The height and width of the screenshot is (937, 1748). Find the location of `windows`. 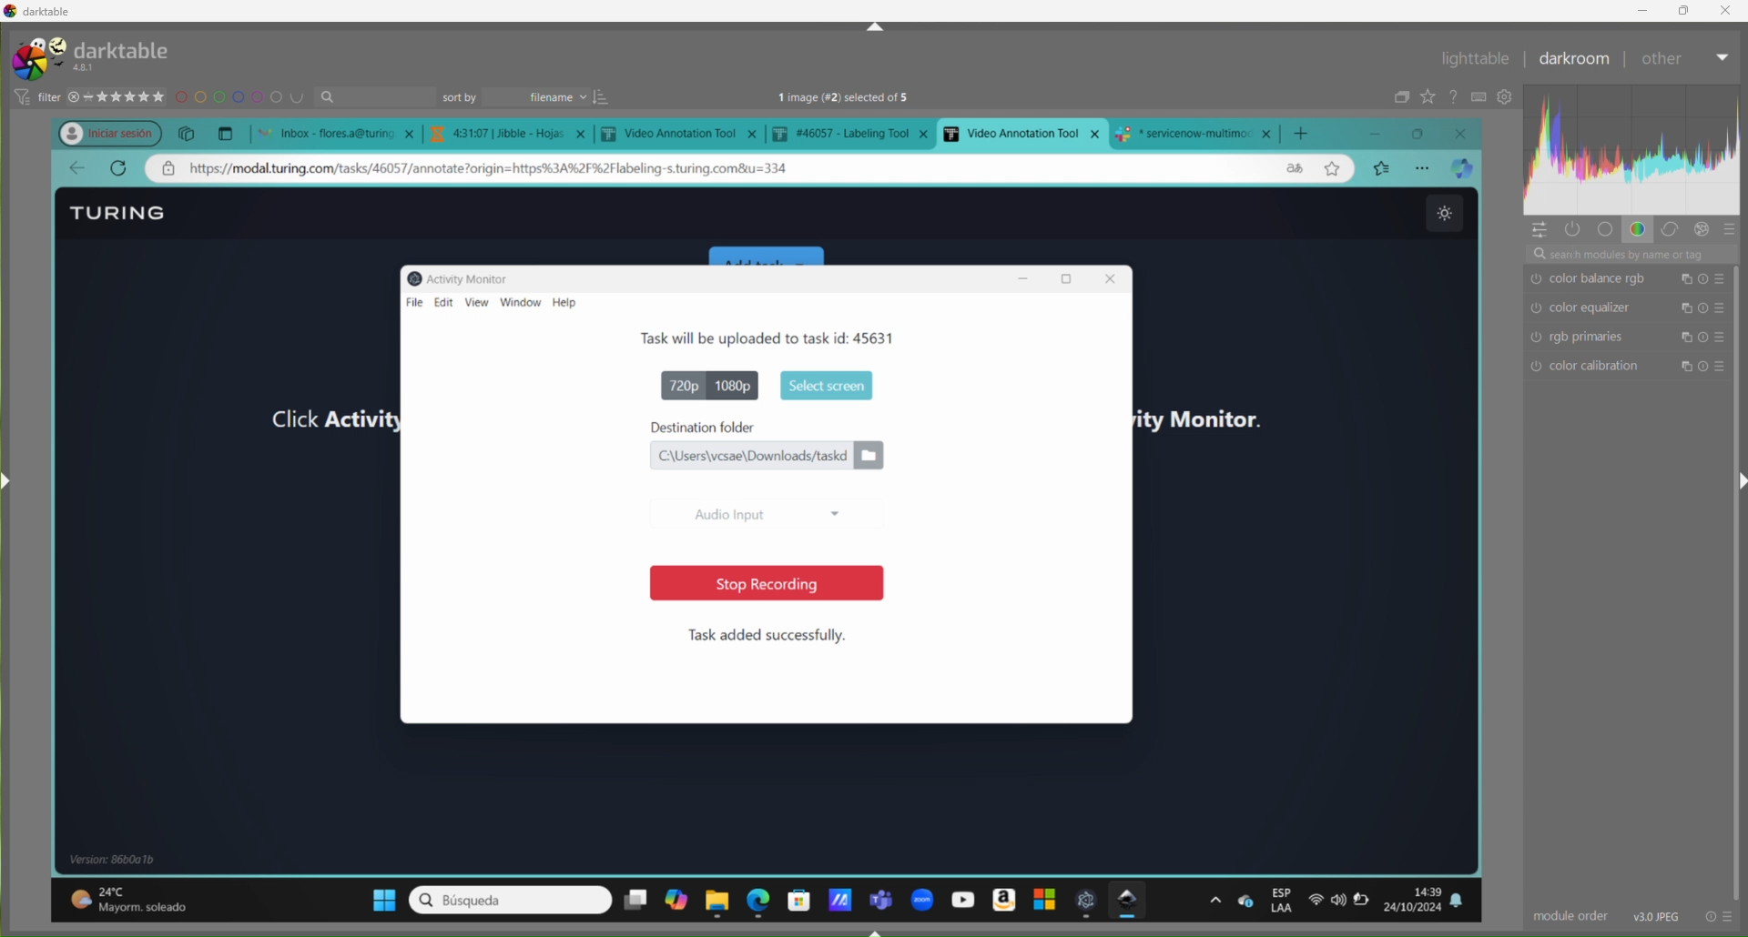

windows is located at coordinates (1041, 901).